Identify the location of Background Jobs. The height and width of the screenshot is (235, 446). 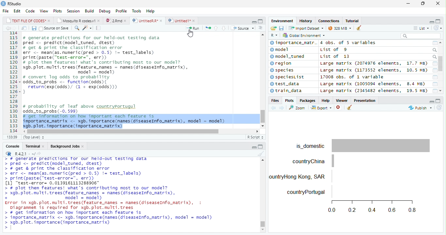
(67, 146).